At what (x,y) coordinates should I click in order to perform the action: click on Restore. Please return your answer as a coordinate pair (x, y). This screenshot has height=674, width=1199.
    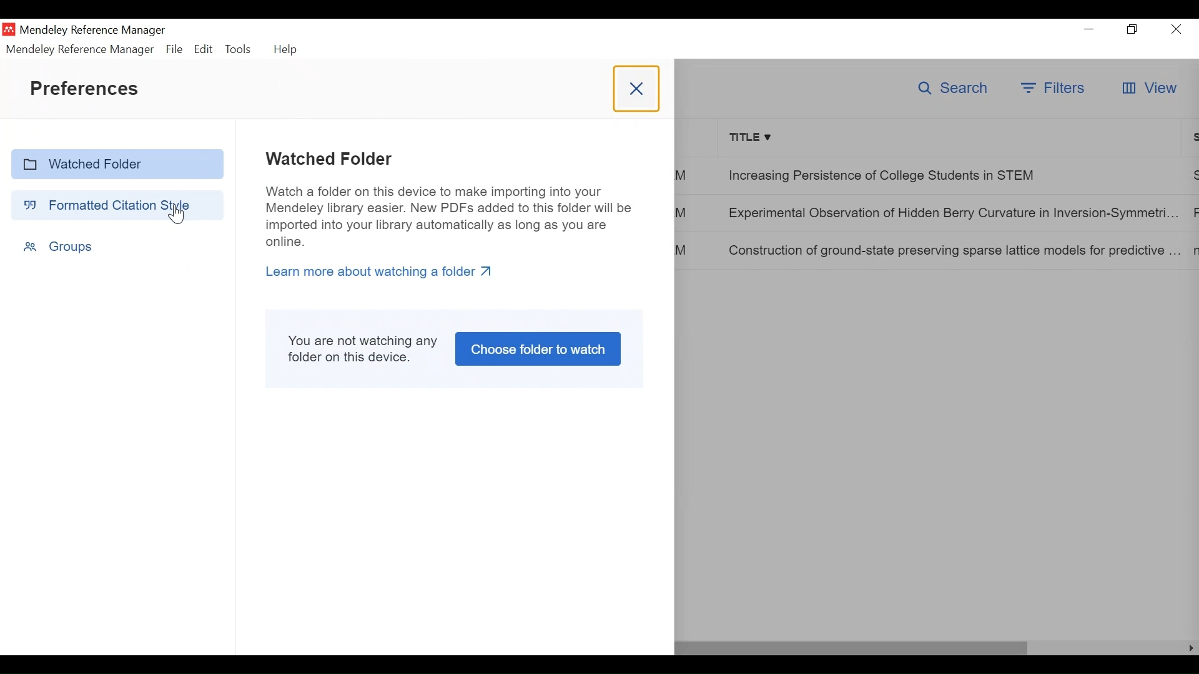
    Looking at the image, I should click on (1133, 29).